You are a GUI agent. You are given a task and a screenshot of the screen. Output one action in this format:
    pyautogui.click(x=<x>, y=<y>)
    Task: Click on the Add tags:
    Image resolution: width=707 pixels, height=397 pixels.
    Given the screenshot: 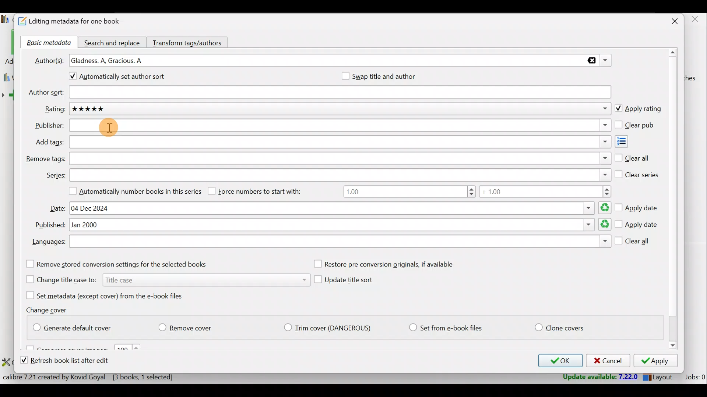 What is the action you would take?
    pyautogui.click(x=49, y=142)
    